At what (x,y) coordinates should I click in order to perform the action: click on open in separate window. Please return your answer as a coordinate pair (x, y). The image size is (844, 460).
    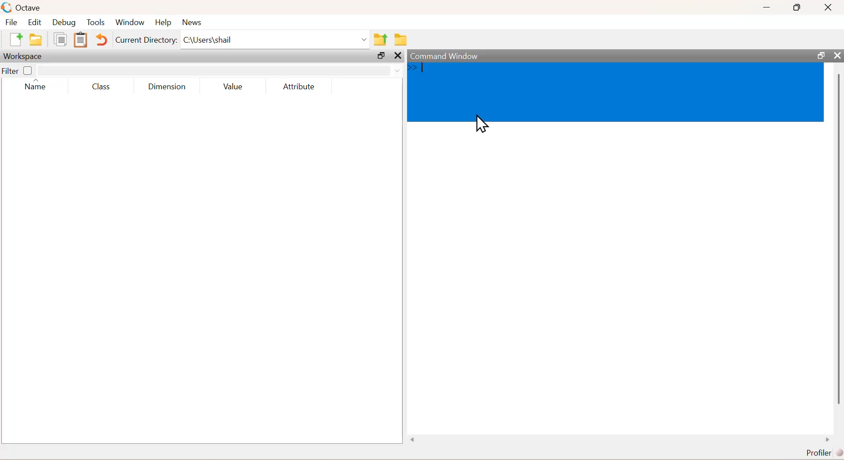
    Looking at the image, I should click on (381, 55).